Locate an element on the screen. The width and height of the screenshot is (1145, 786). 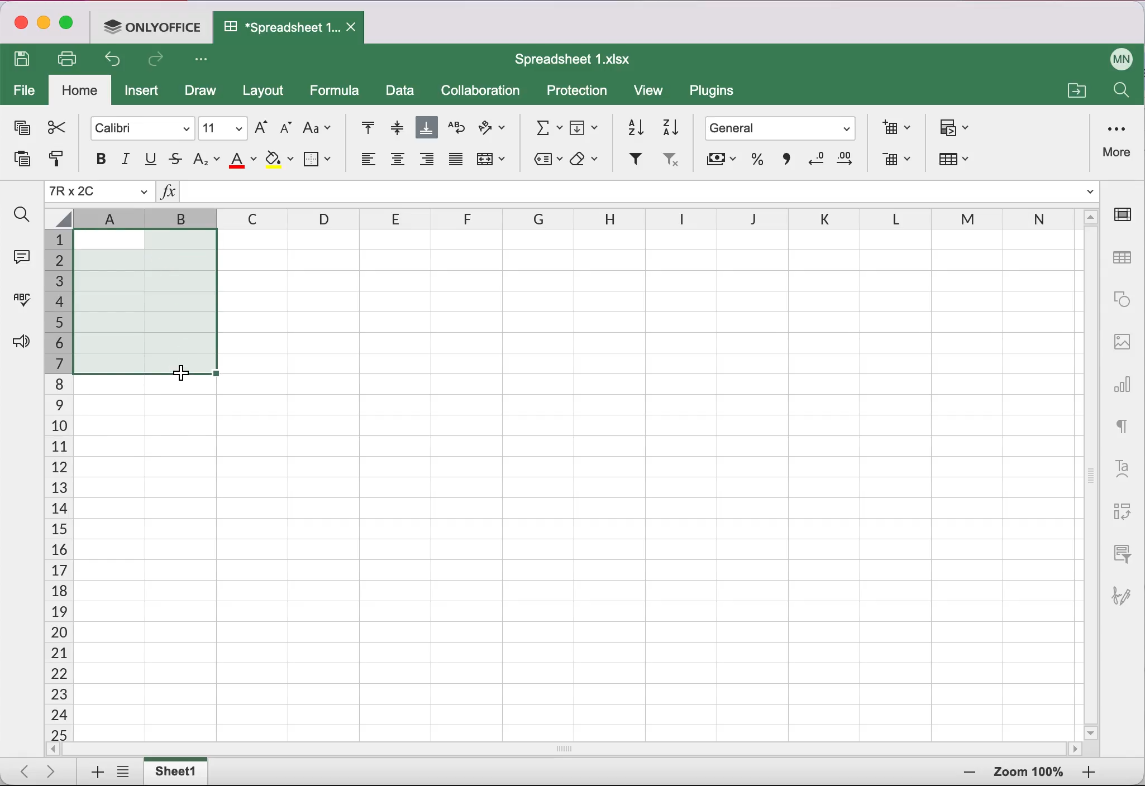
delete cells is located at coordinates (896, 161).